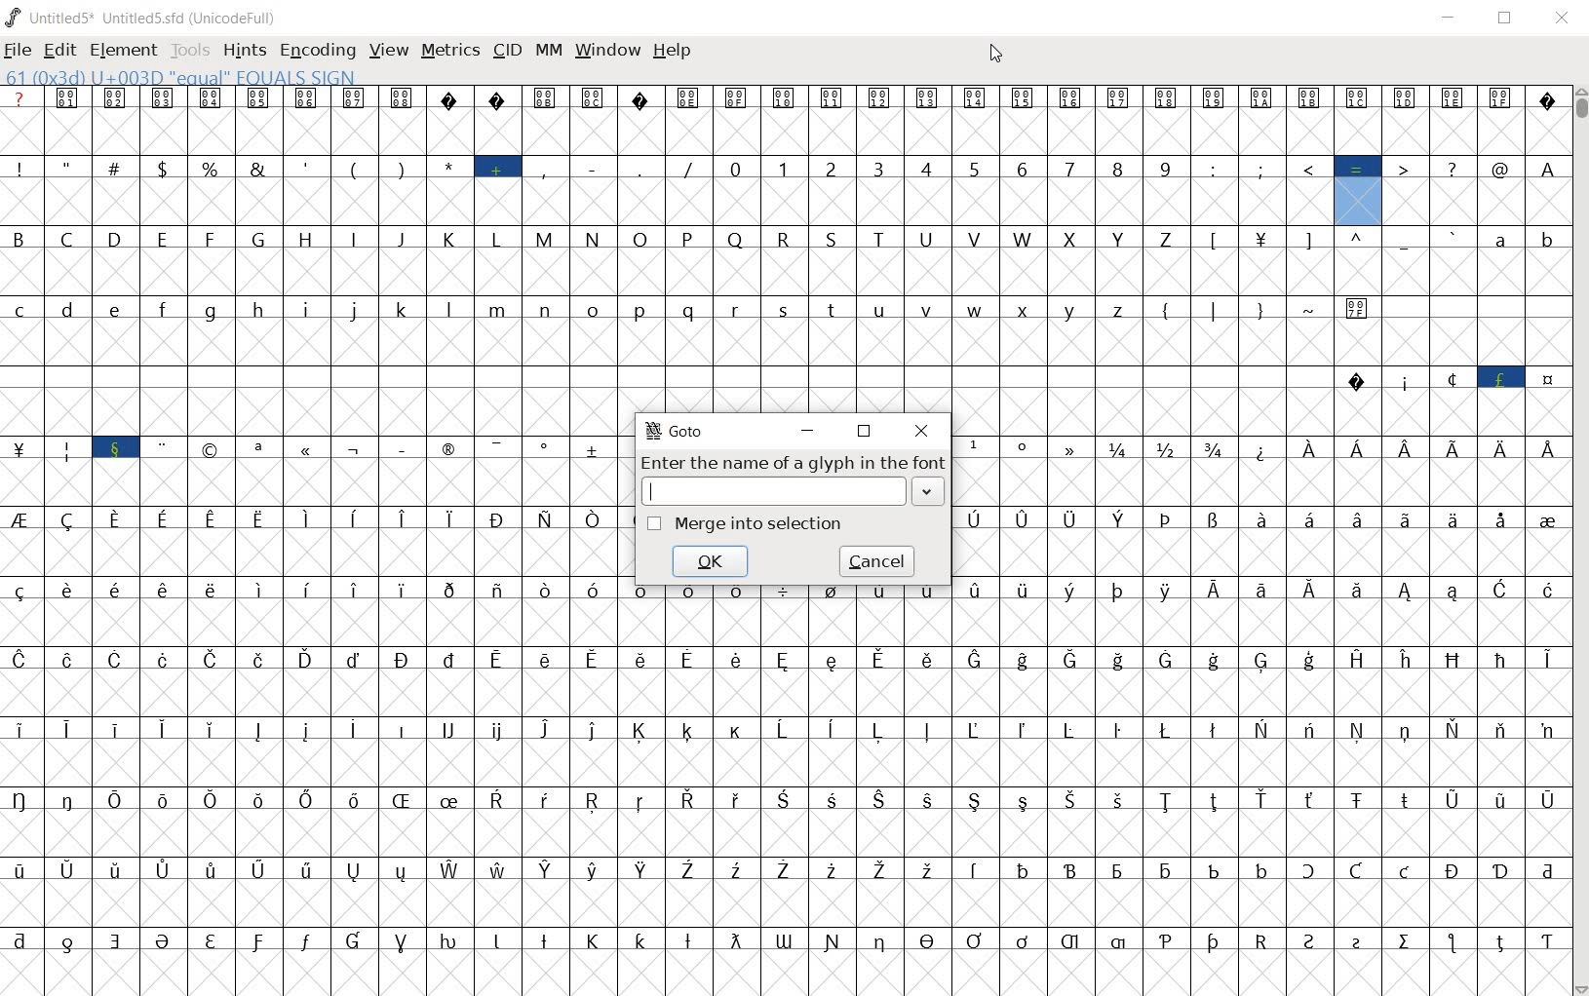 Image resolution: width=1589 pixels, height=996 pixels. I want to click on element, so click(123, 51).